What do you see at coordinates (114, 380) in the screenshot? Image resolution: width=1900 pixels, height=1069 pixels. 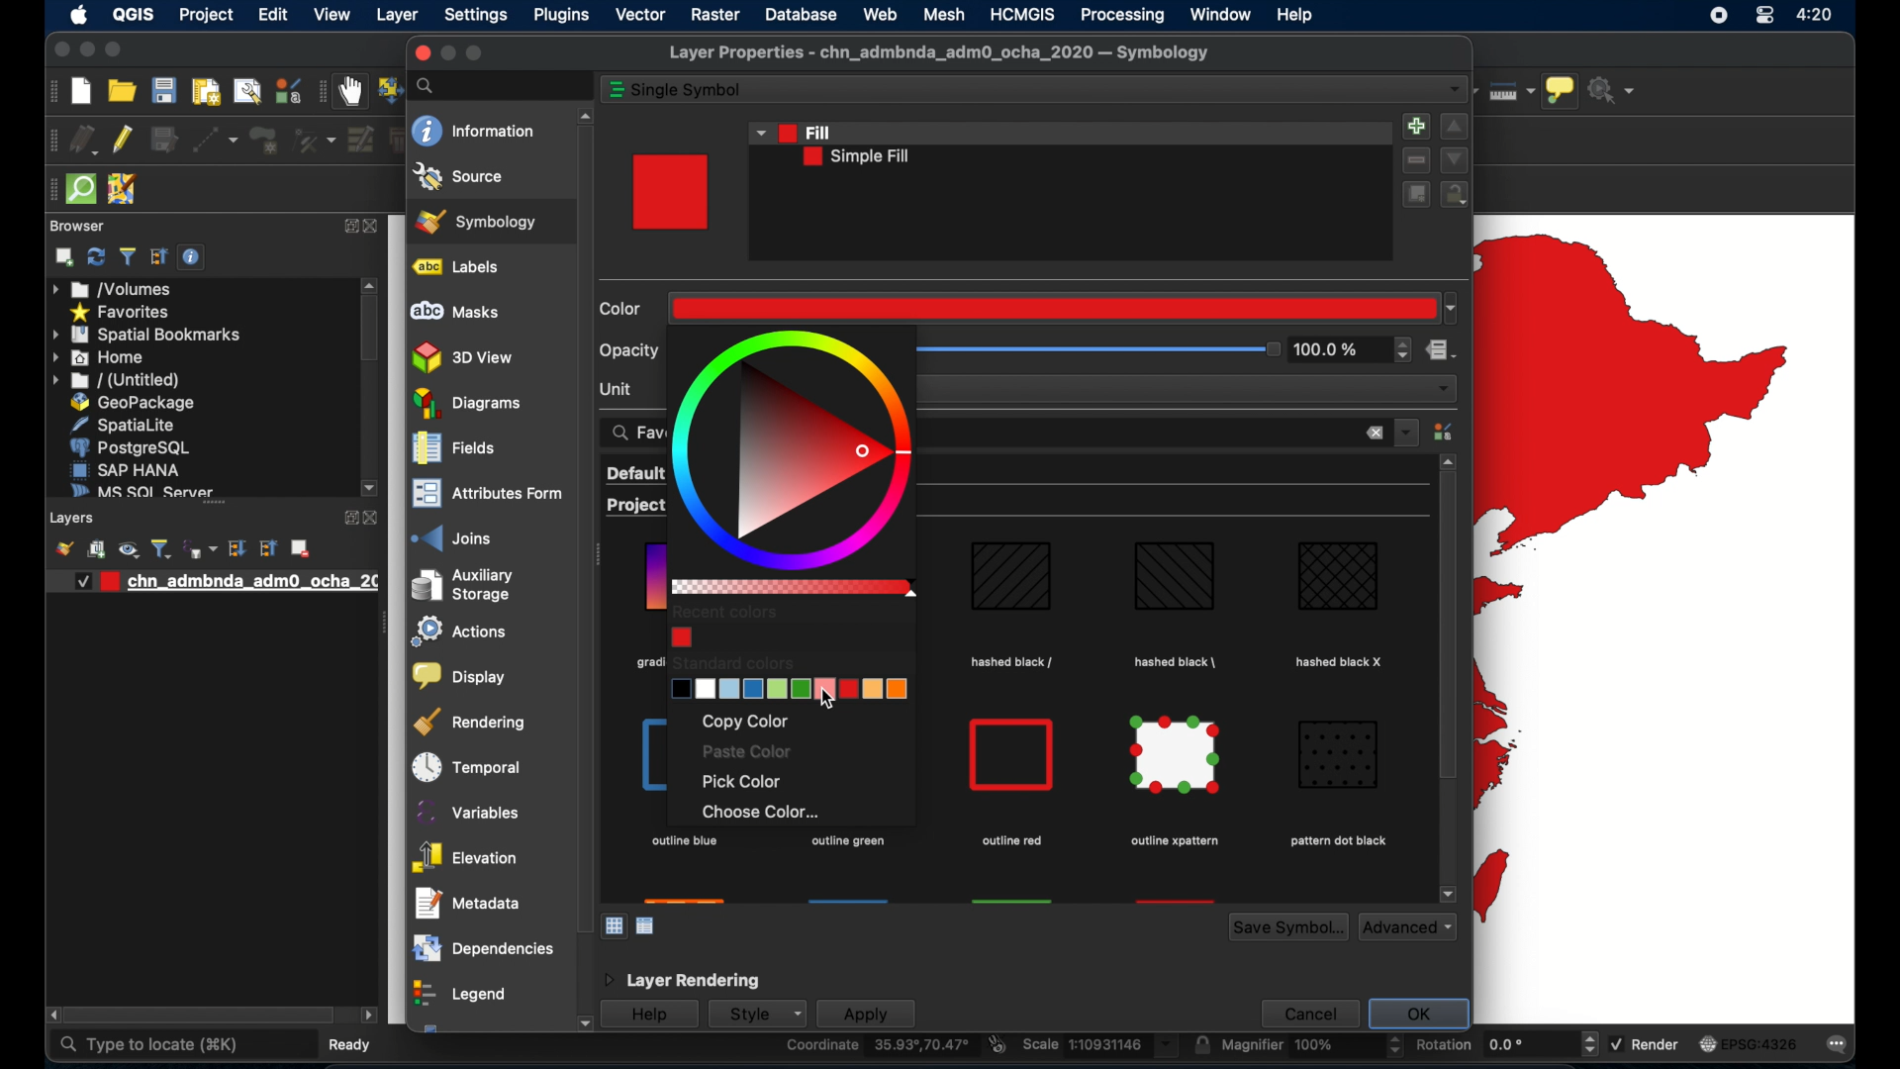 I see `untitled menu` at bounding box center [114, 380].